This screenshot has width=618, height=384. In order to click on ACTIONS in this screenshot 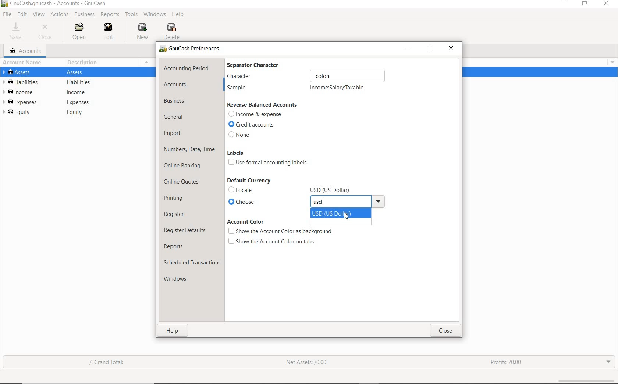, I will do `click(59, 15)`.